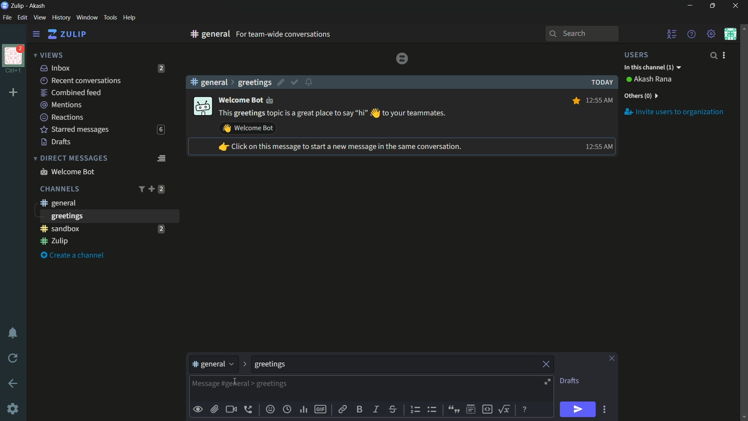 The image size is (748, 421). I want to click on quote, so click(453, 409).